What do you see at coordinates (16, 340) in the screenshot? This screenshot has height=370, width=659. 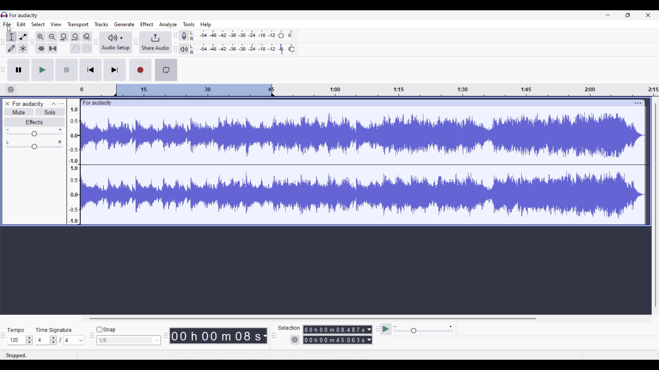 I see `Tempo options` at bounding box center [16, 340].